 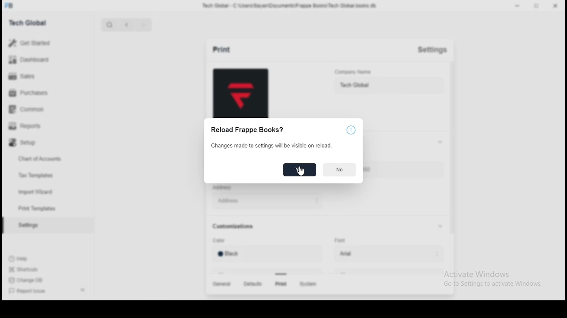 What do you see at coordinates (109, 25) in the screenshot?
I see `search` at bounding box center [109, 25].